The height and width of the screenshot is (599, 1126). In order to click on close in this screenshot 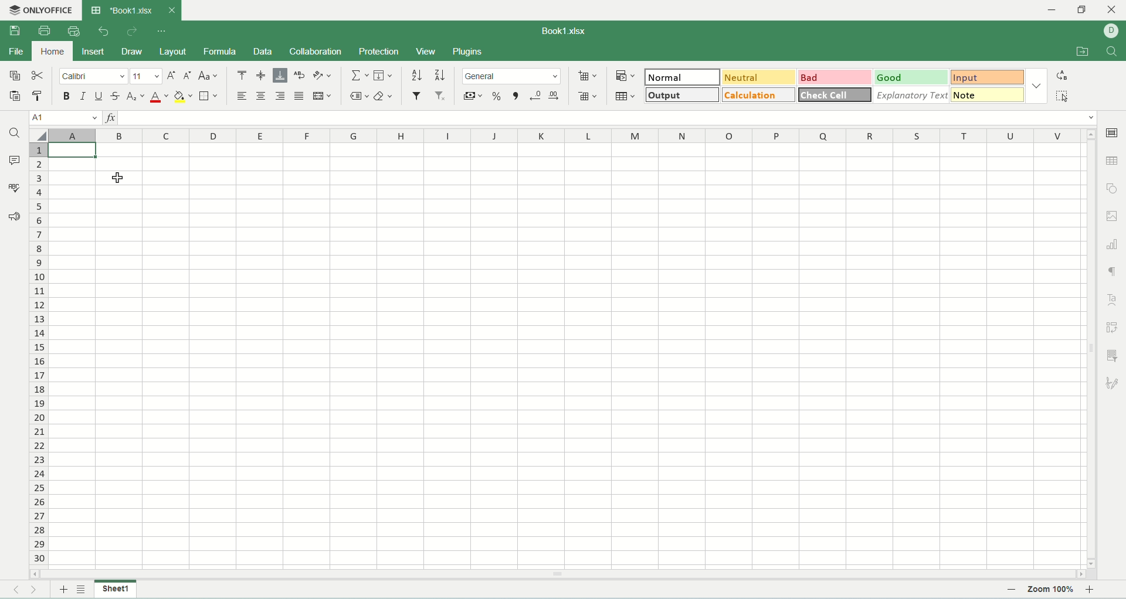, I will do `click(171, 11)`.